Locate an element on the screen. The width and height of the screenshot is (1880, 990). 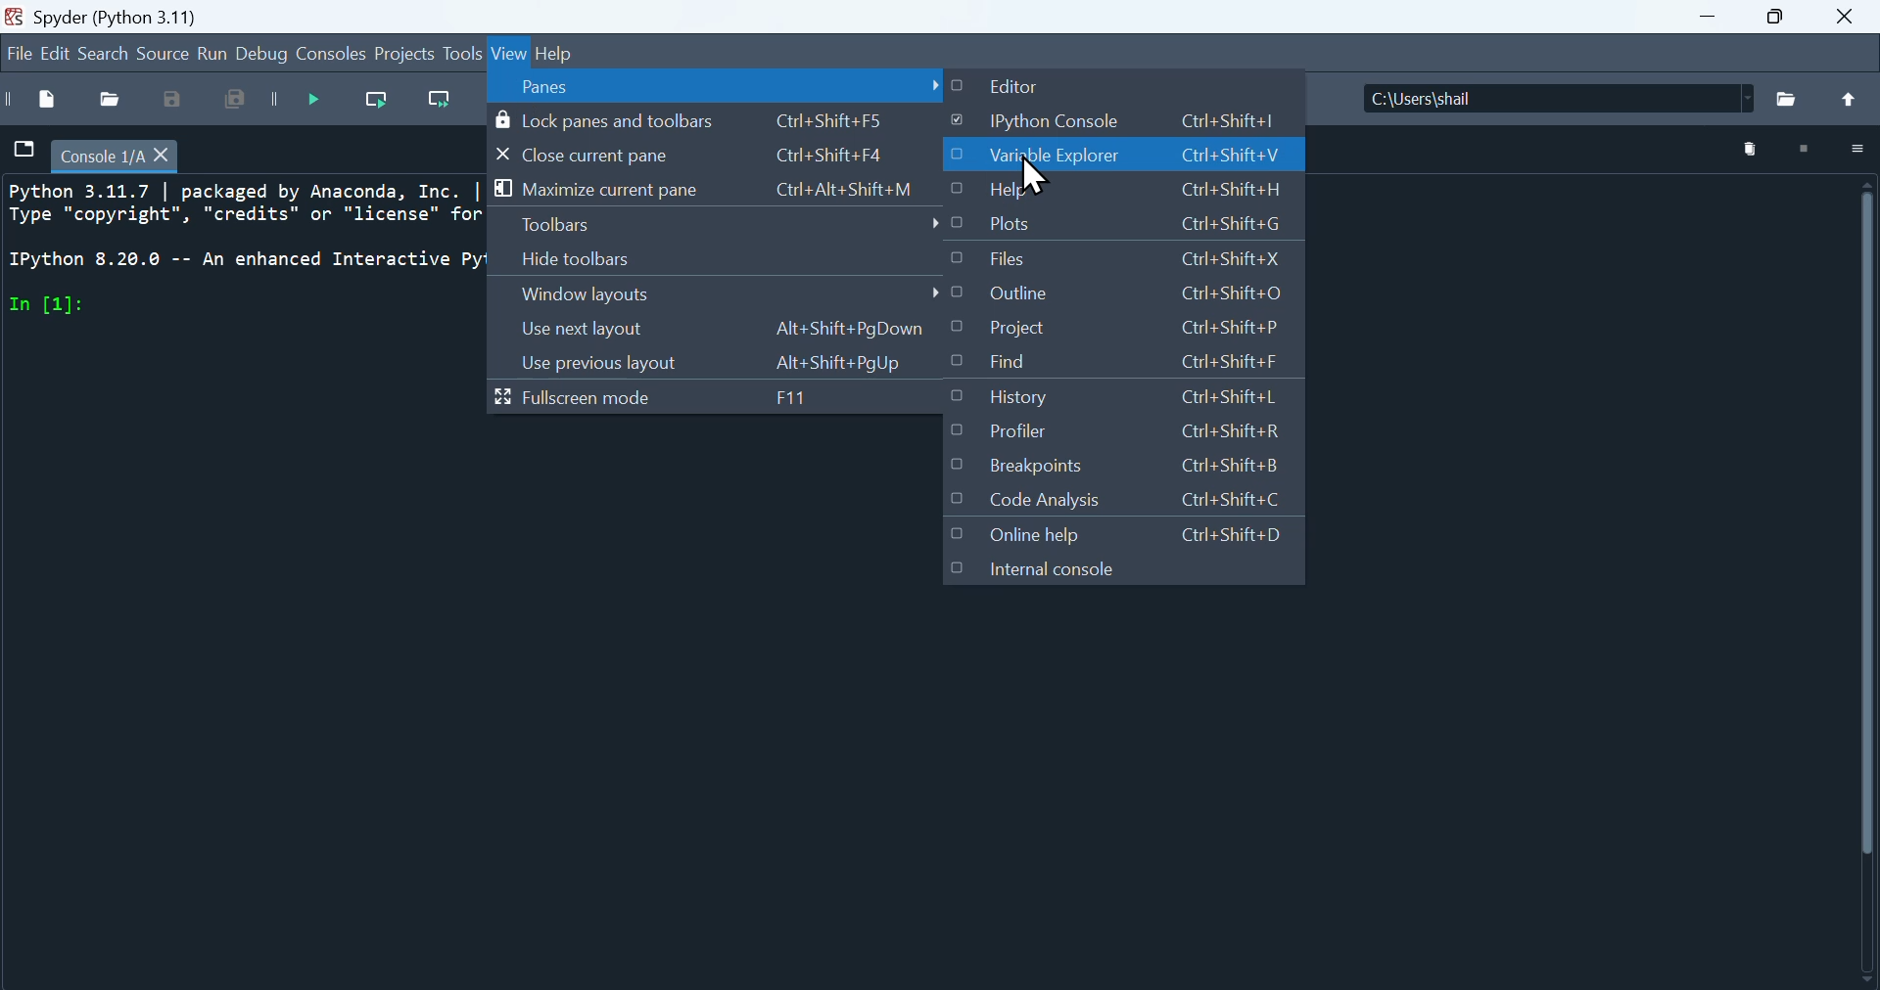
Search is located at coordinates (108, 53).